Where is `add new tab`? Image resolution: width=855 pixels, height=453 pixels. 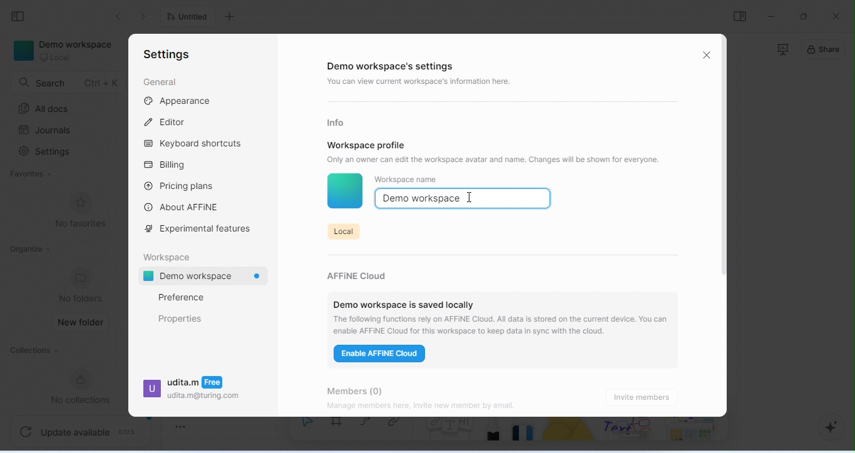 add new tab is located at coordinates (231, 17).